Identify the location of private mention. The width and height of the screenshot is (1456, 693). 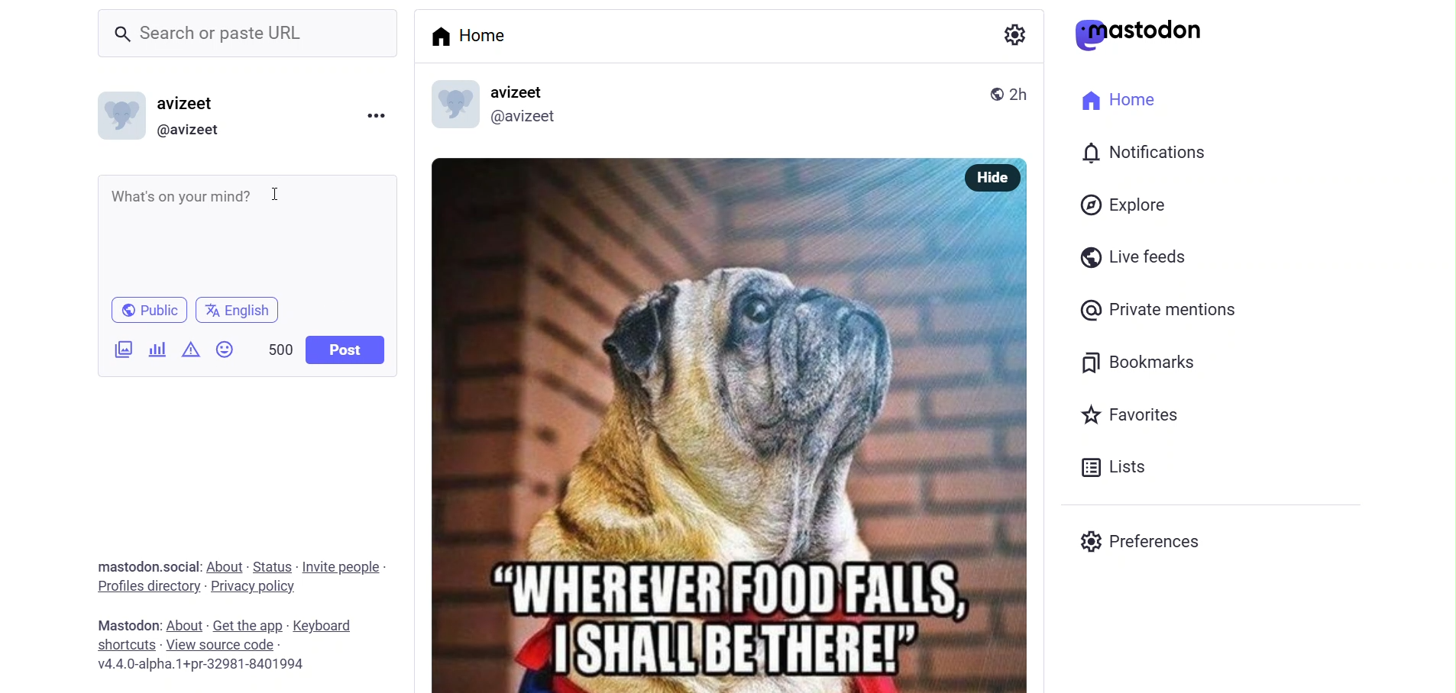
(1166, 311).